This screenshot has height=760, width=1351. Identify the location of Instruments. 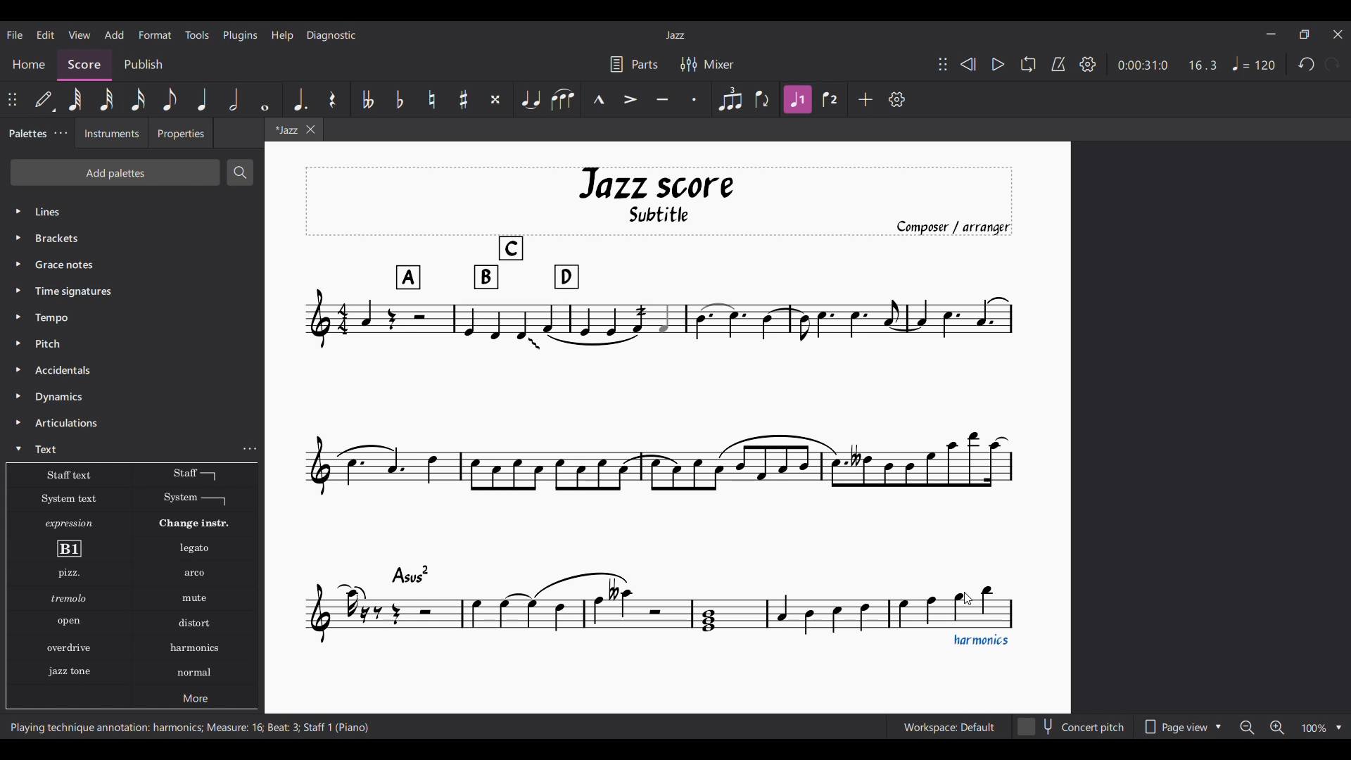
(106, 135).